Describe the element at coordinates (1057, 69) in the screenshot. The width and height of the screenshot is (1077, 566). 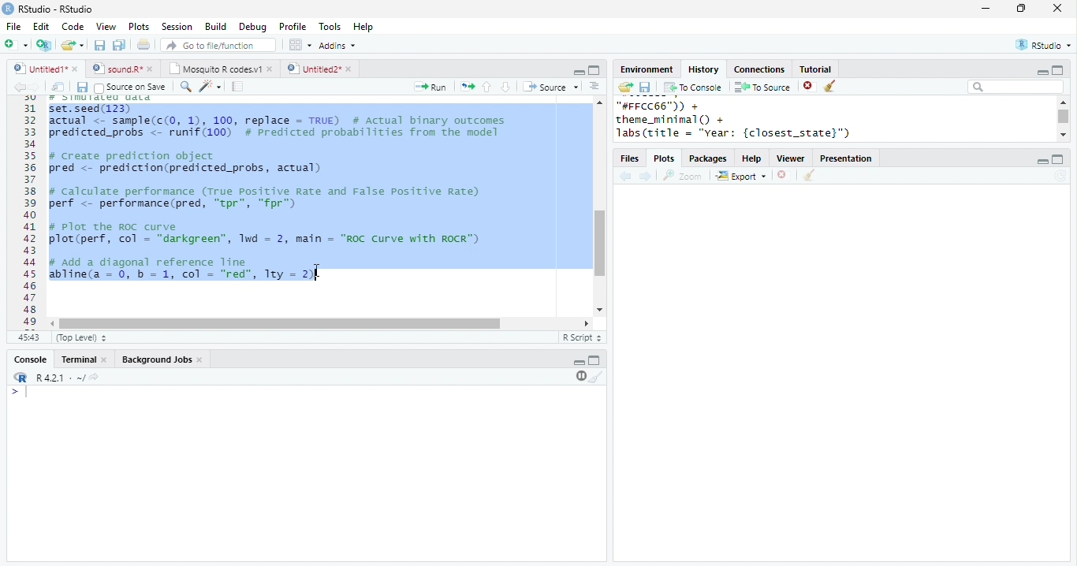
I see `maximize` at that location.